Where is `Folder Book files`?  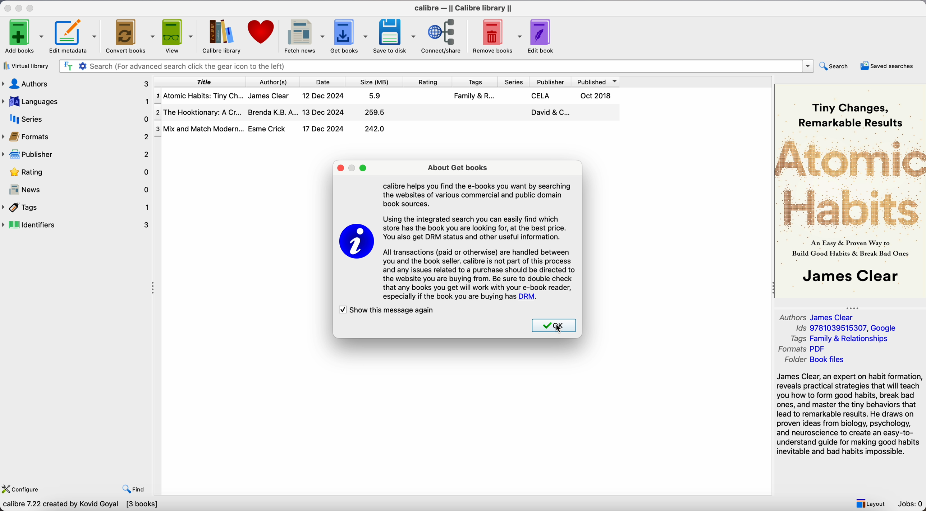 Folder Book files is located at coordinates (812, 361).